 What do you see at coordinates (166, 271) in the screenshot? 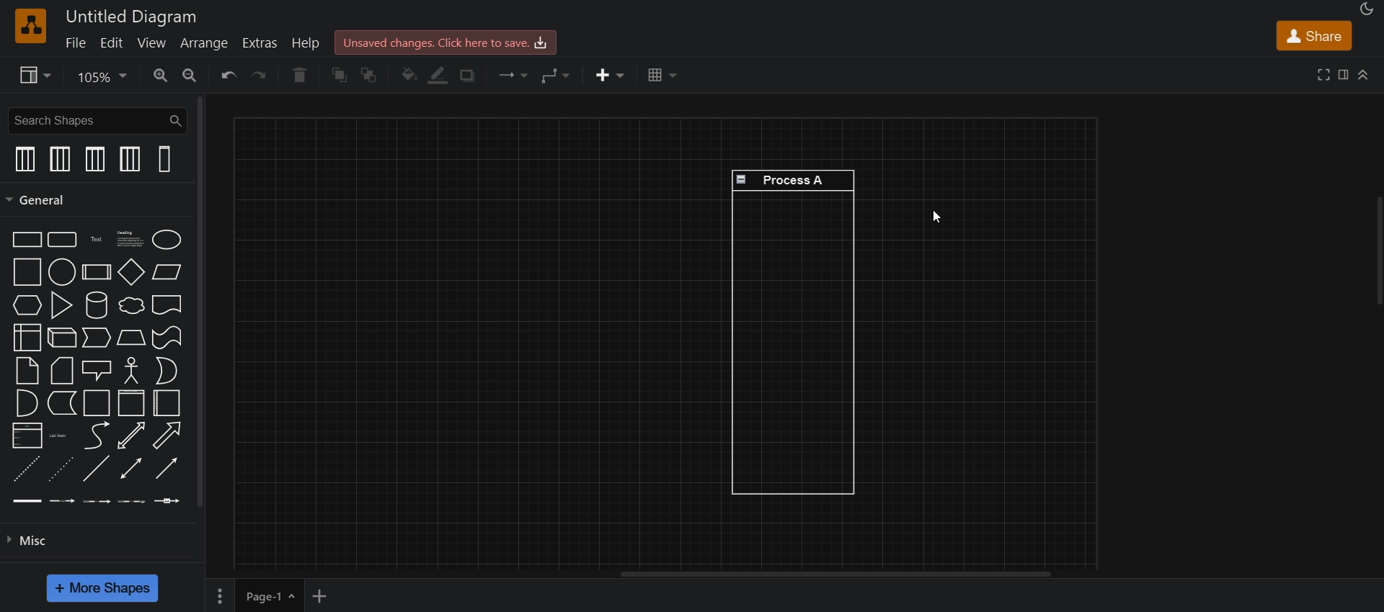
I see `parallelogram` at bounding box center [166, 271].